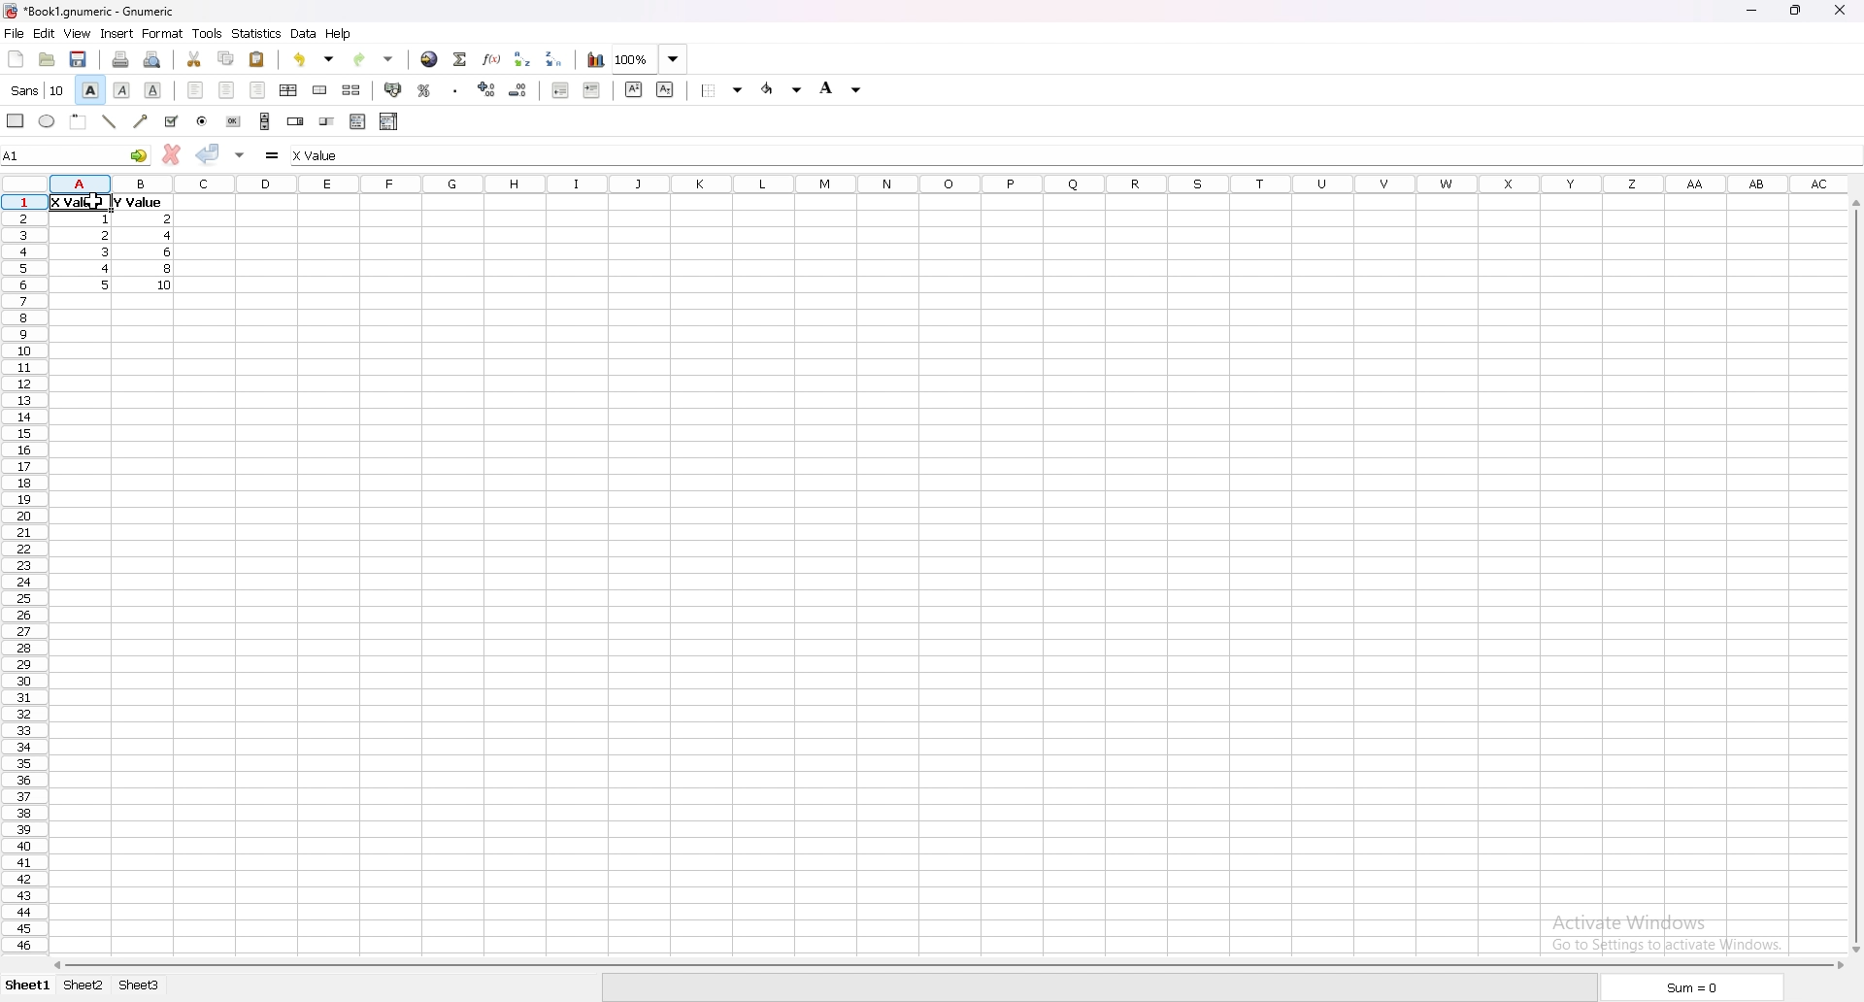  Describe the element at coordinates (20, 582) in the screenshot. I see `rows` at that location.